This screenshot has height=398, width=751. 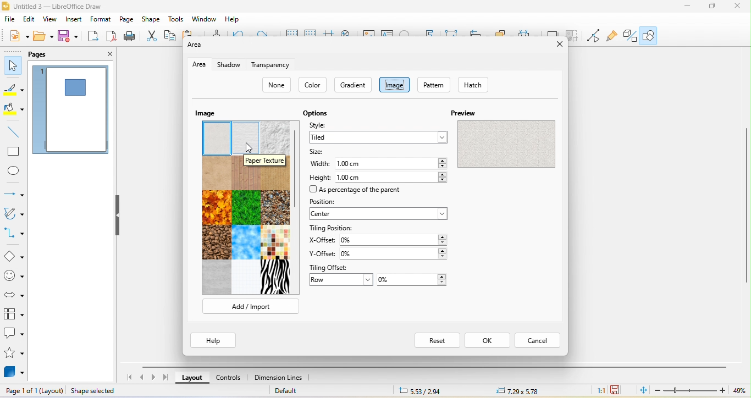 I want to click on transformation, so click(x=456, y=32).